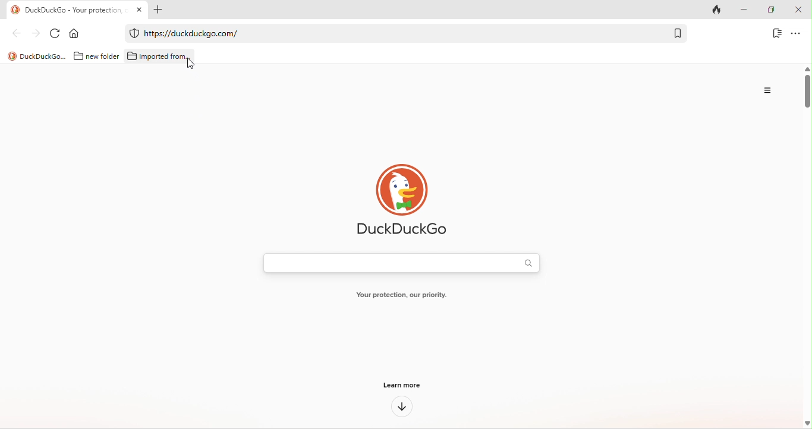 This screenshot has height=429, width=812. What do you see at coordinates (402, 387) in the screenshot?
I see `learn more` at bounding box center [402, 387].